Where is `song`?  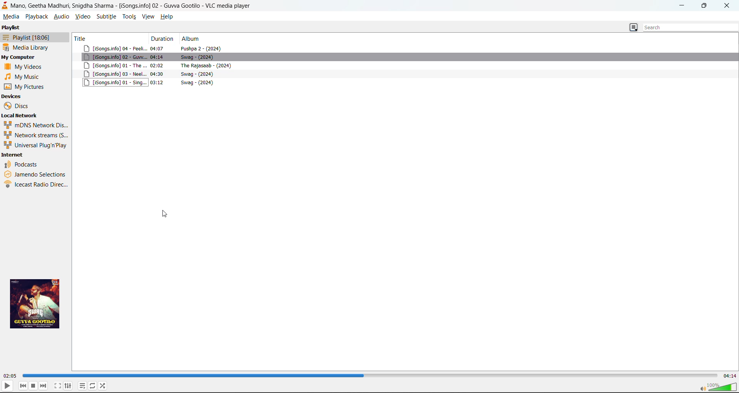
song is located at coordinates (406, 66).